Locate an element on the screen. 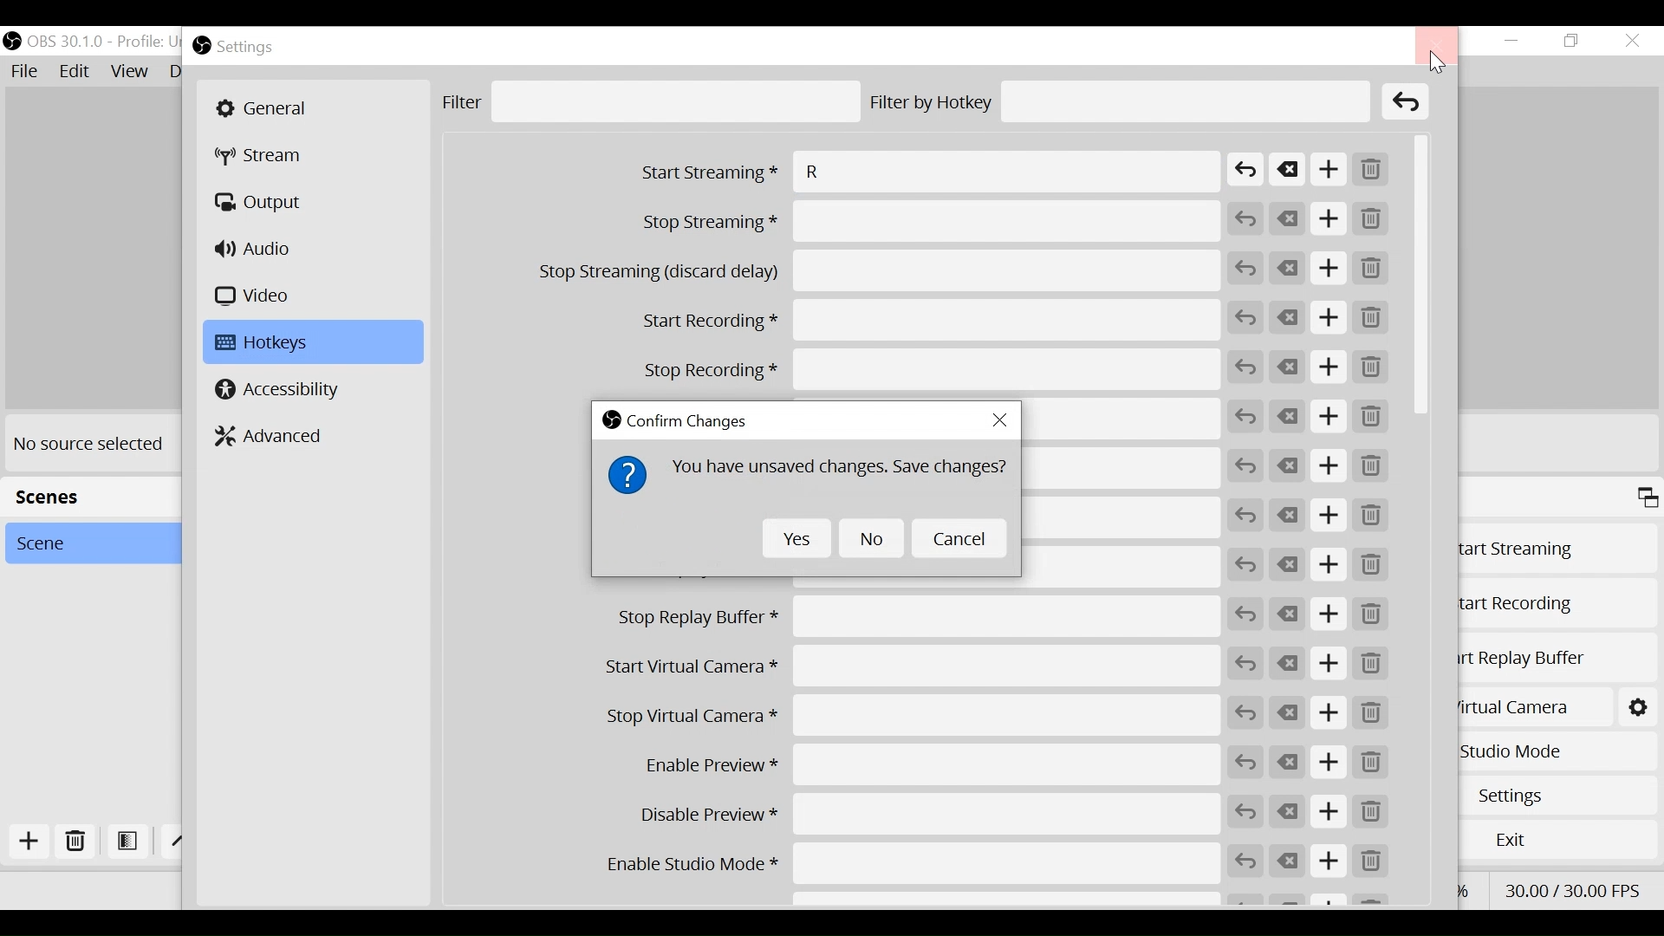 The width and height of the screenshot is (1664, 936). Revert is located at coordinates (1247, 664).